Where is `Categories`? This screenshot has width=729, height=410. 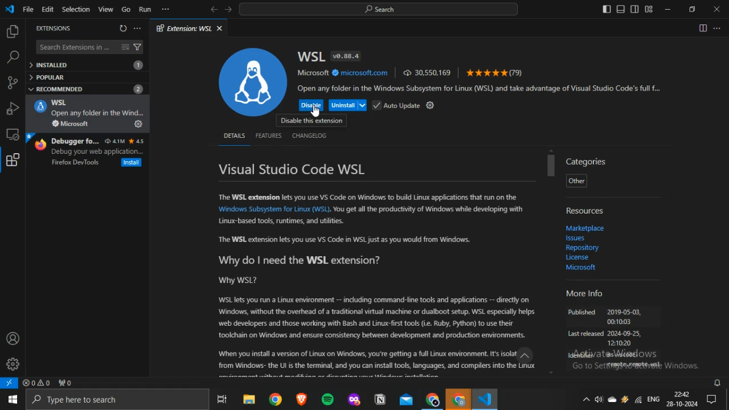
Categories is located at coordinates (587, 161).